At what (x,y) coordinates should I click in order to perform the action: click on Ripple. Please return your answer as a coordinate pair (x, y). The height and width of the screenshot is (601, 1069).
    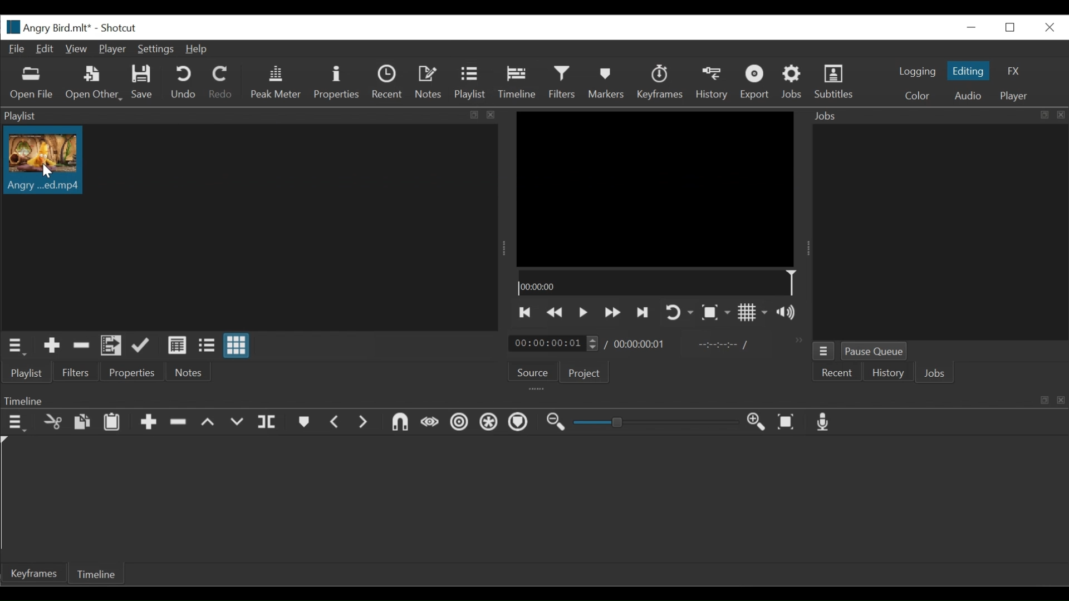
    Looking at the image, I should click on (460, 423).